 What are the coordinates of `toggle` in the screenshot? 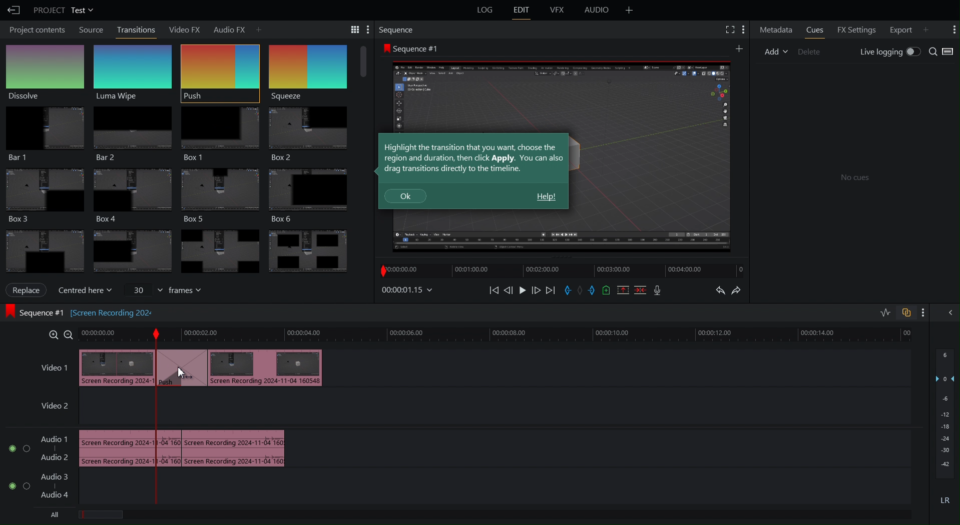 It's located at (25, 486).